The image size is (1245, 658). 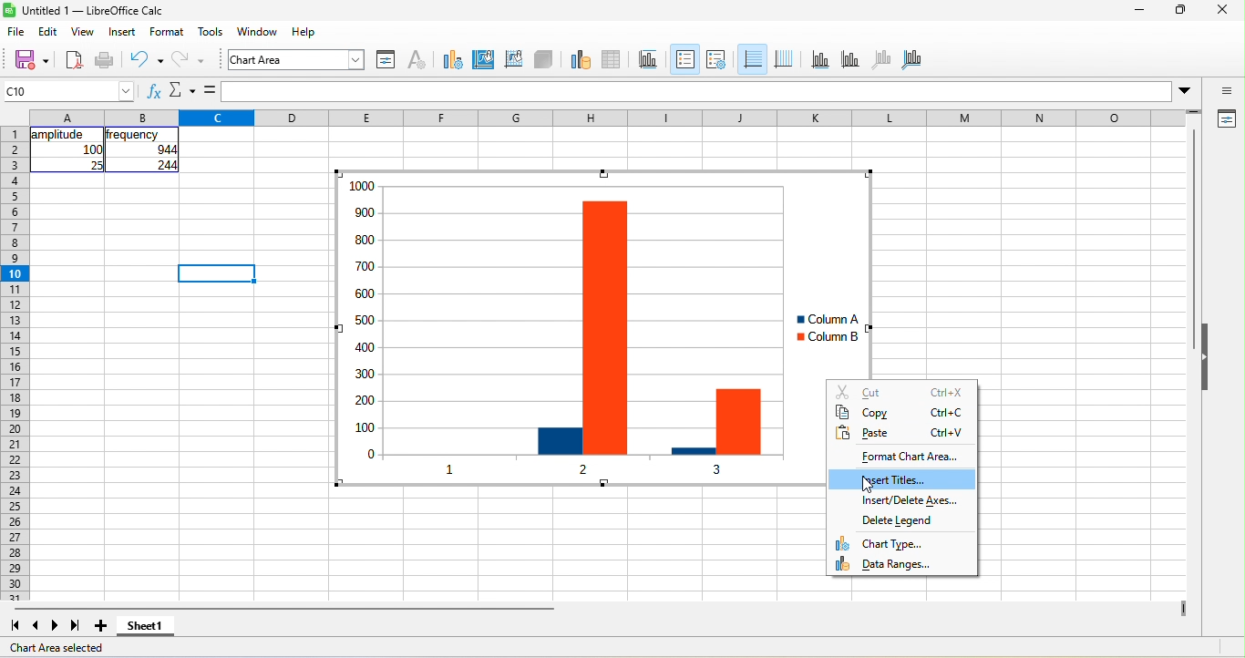 What do you see at coordinates (105, 61) in the screenshot?
I see `print` at bounding box center [105, 61].